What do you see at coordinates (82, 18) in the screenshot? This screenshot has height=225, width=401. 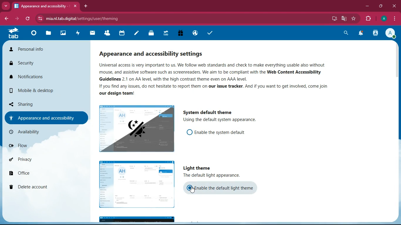 I see `url` at bounding box center [82, 18].